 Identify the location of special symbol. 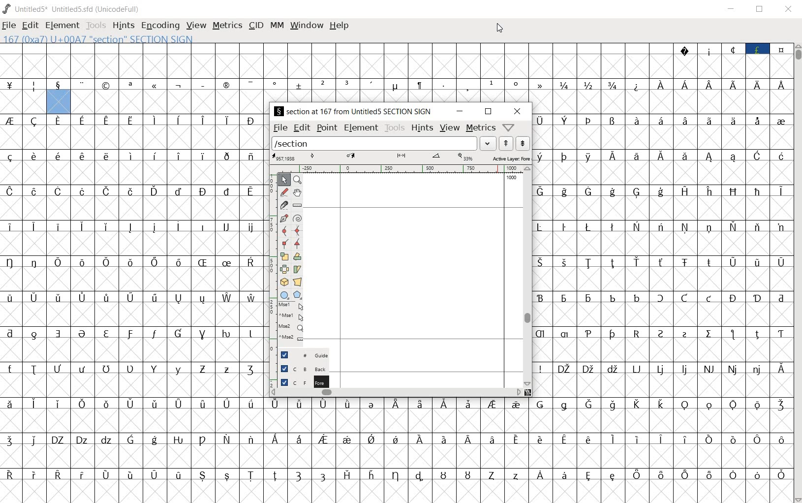
(637, 85).